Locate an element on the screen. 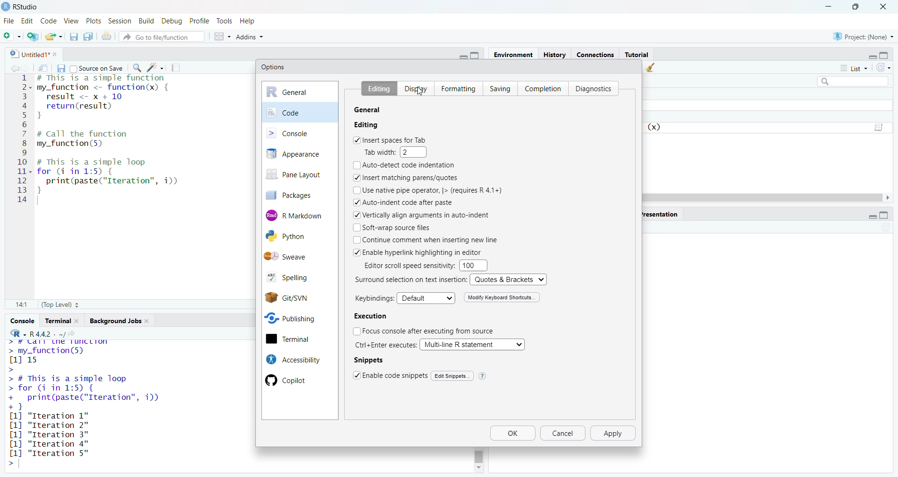  general is located at coordinates (300, 92).